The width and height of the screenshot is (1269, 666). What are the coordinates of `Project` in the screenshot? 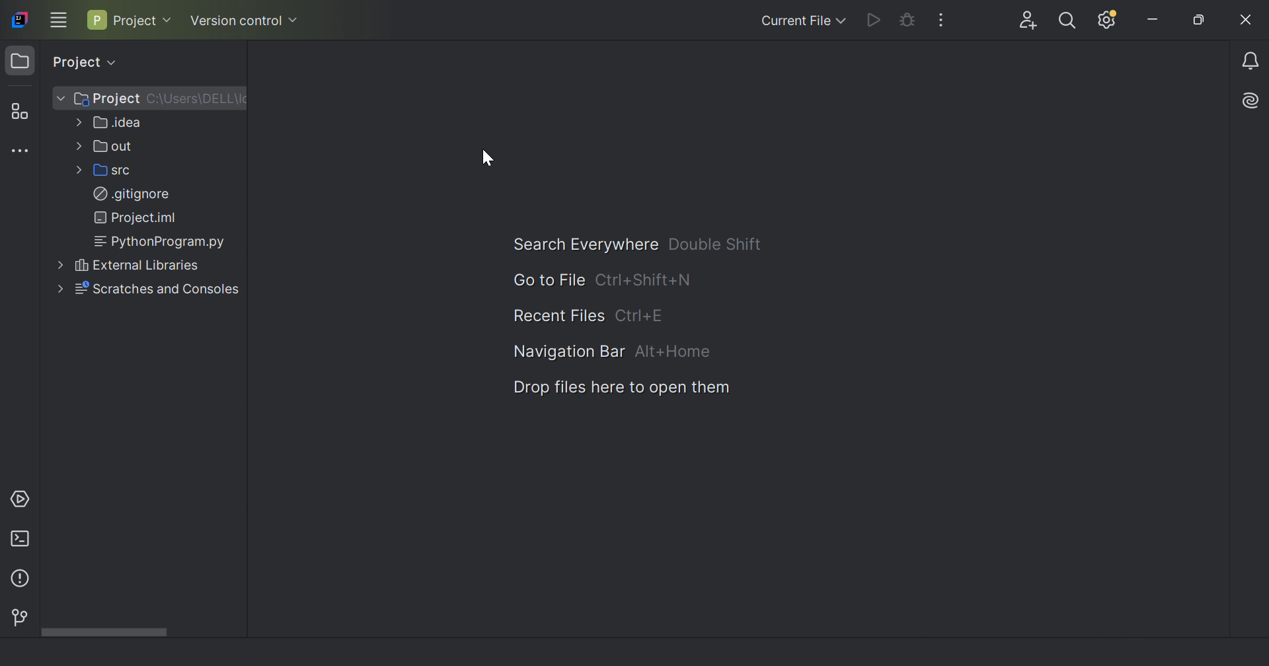 It's located at (130, 20).